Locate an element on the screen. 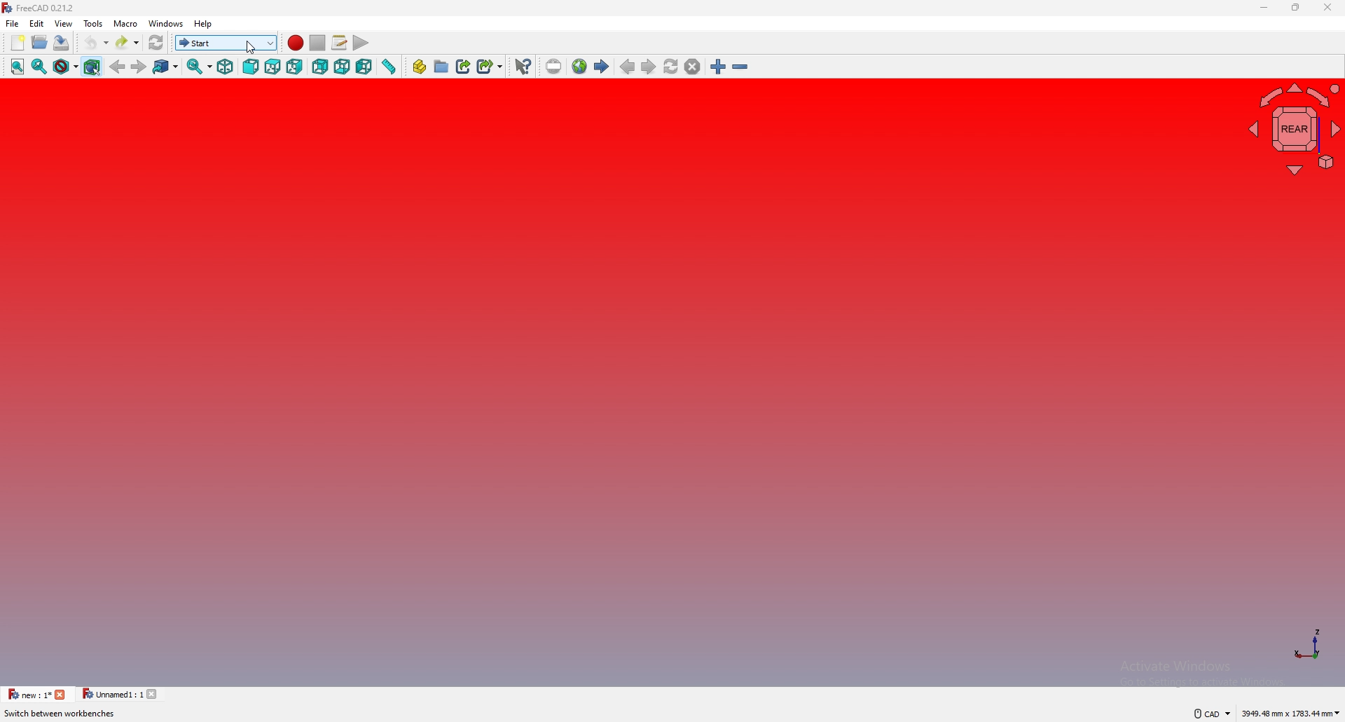 This screenshot has height=722, width=1345. bottom is located at coordinates (343, 67).